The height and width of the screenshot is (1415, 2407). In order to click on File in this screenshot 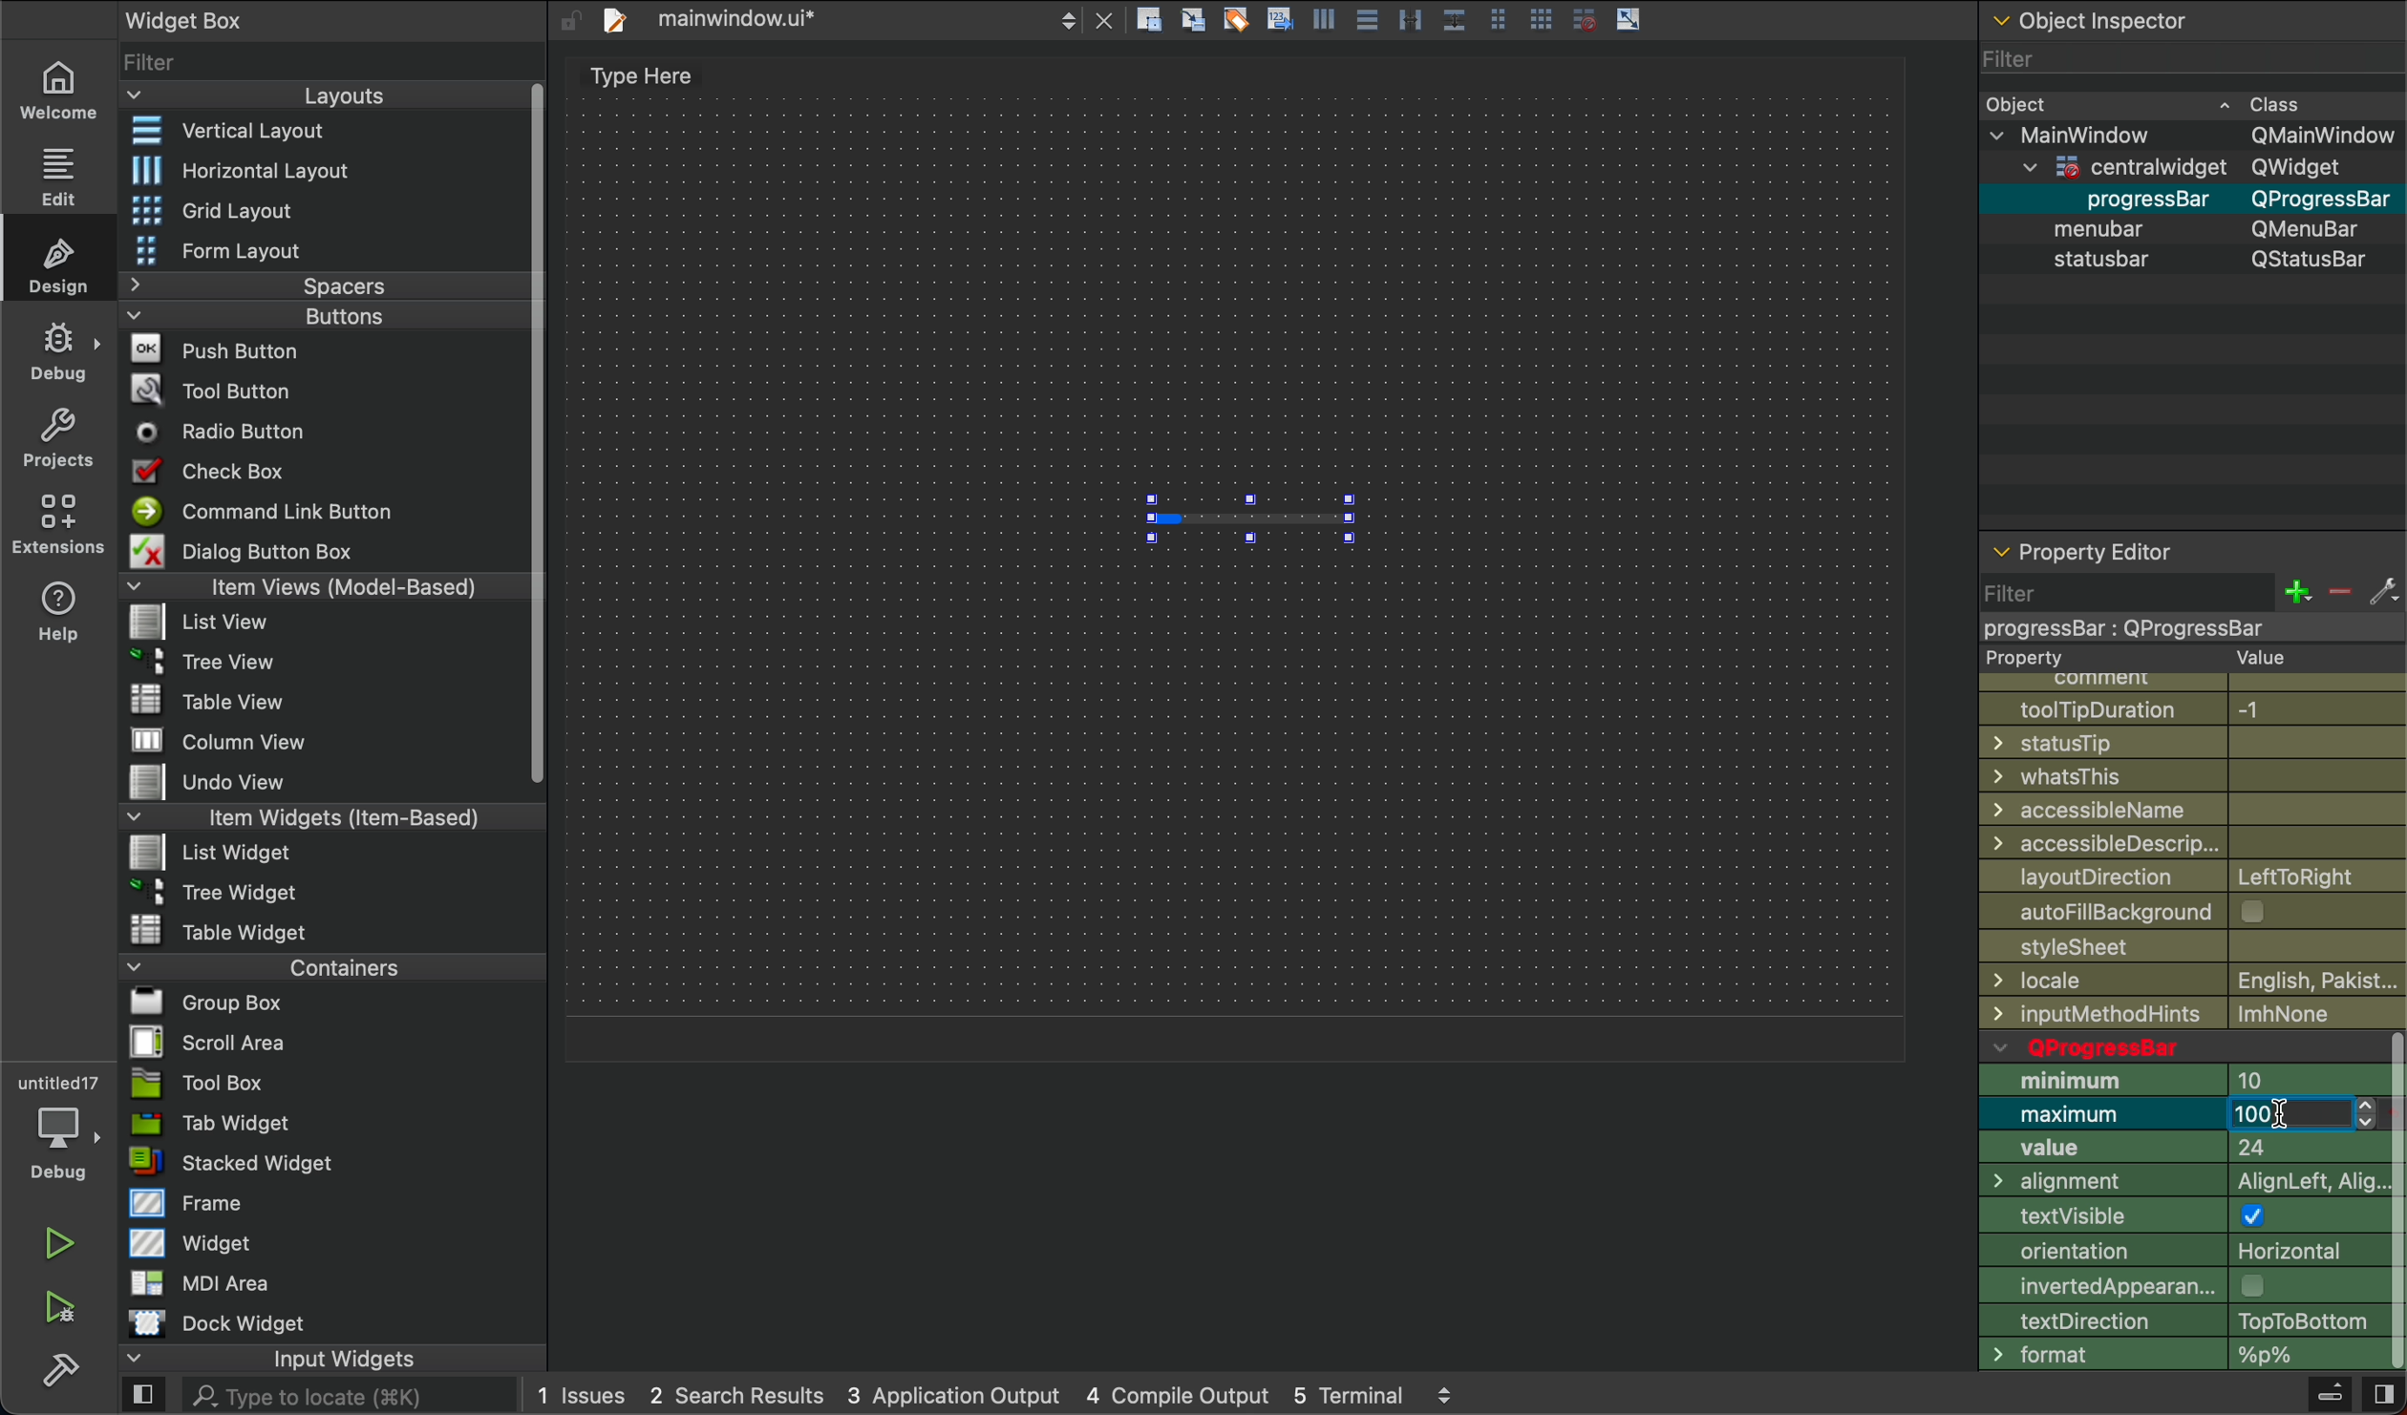, I will do `click(213, 851)`.